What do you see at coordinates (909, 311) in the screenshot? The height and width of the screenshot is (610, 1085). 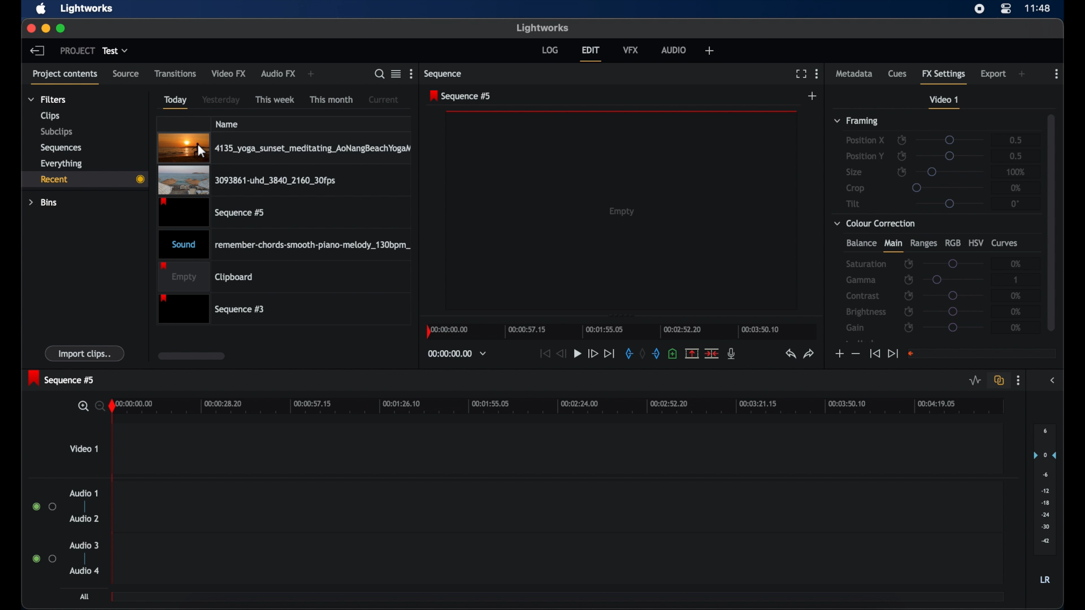 I see `enable/disable keyframes` at bounding box center [909, 311].